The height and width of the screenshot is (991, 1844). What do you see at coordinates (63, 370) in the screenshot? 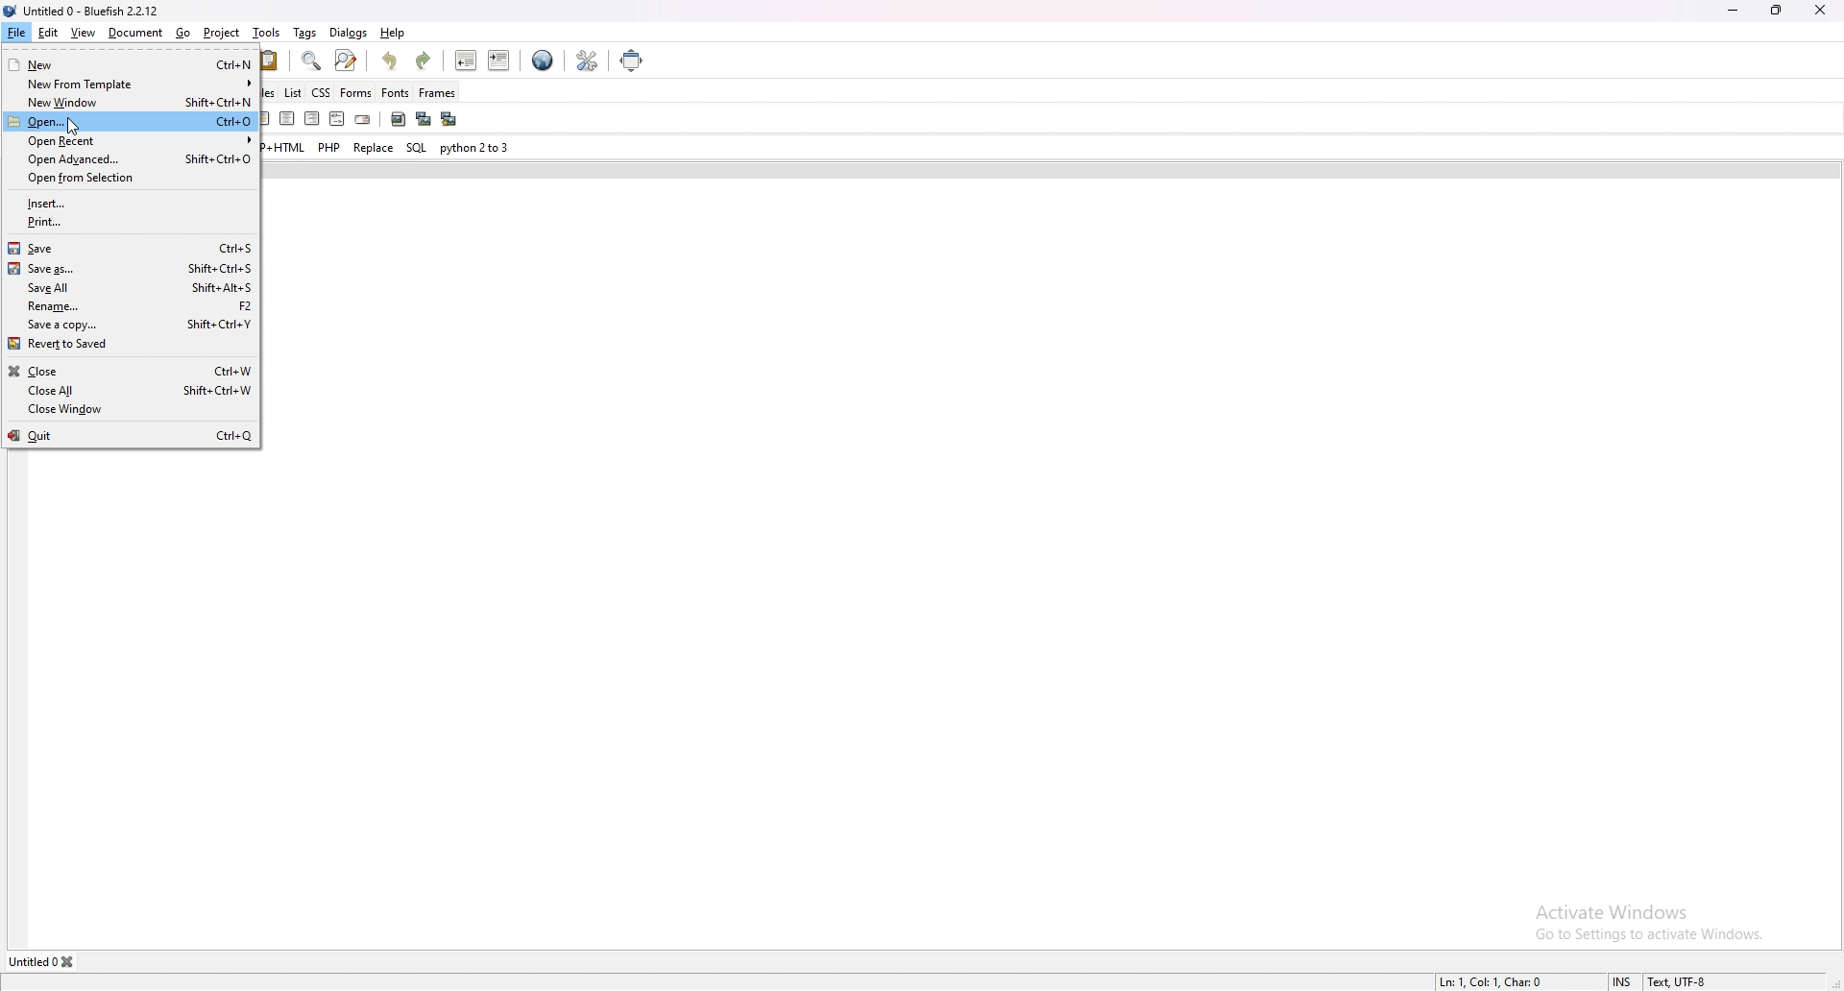
I see `close` at bounding box center [63, 370].